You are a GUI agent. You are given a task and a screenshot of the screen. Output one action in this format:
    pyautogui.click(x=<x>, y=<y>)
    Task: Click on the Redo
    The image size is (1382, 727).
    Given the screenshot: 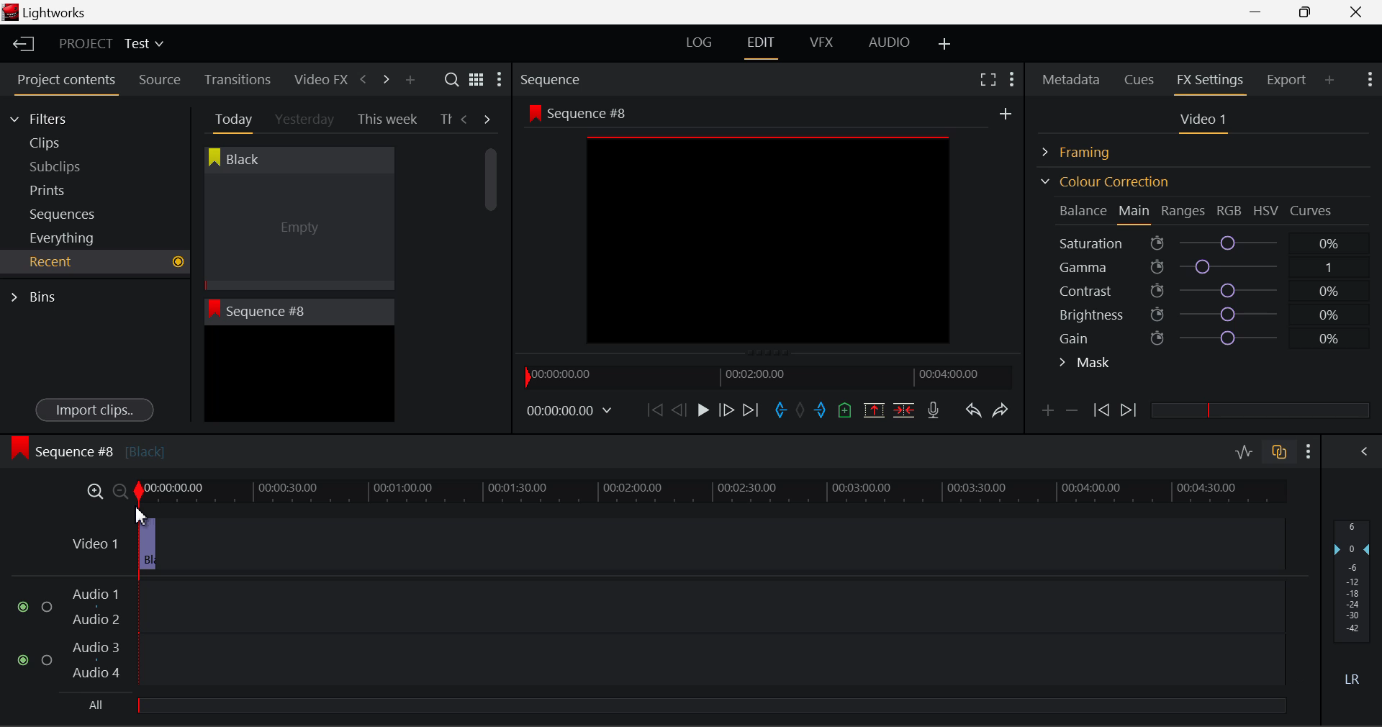 What is the action you would take?
    pyautogui.click(x=1001, y=410)
    